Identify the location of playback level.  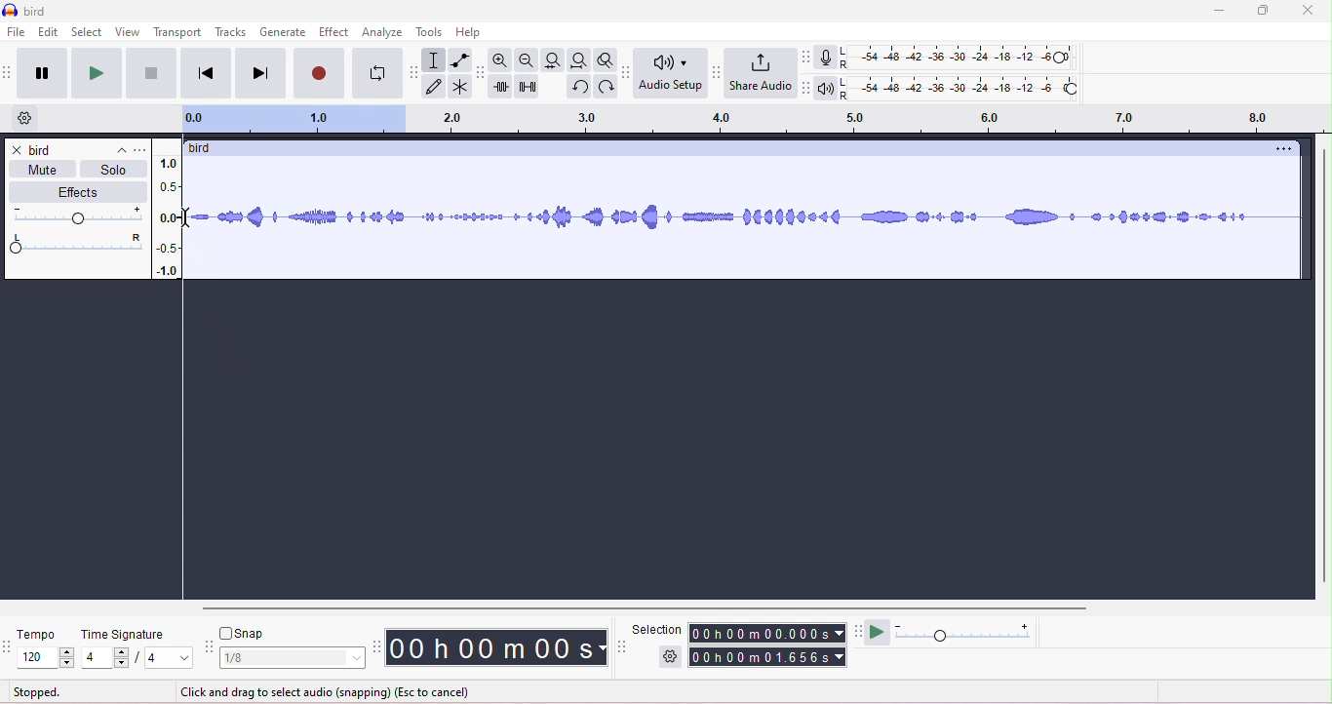
(972, 88).